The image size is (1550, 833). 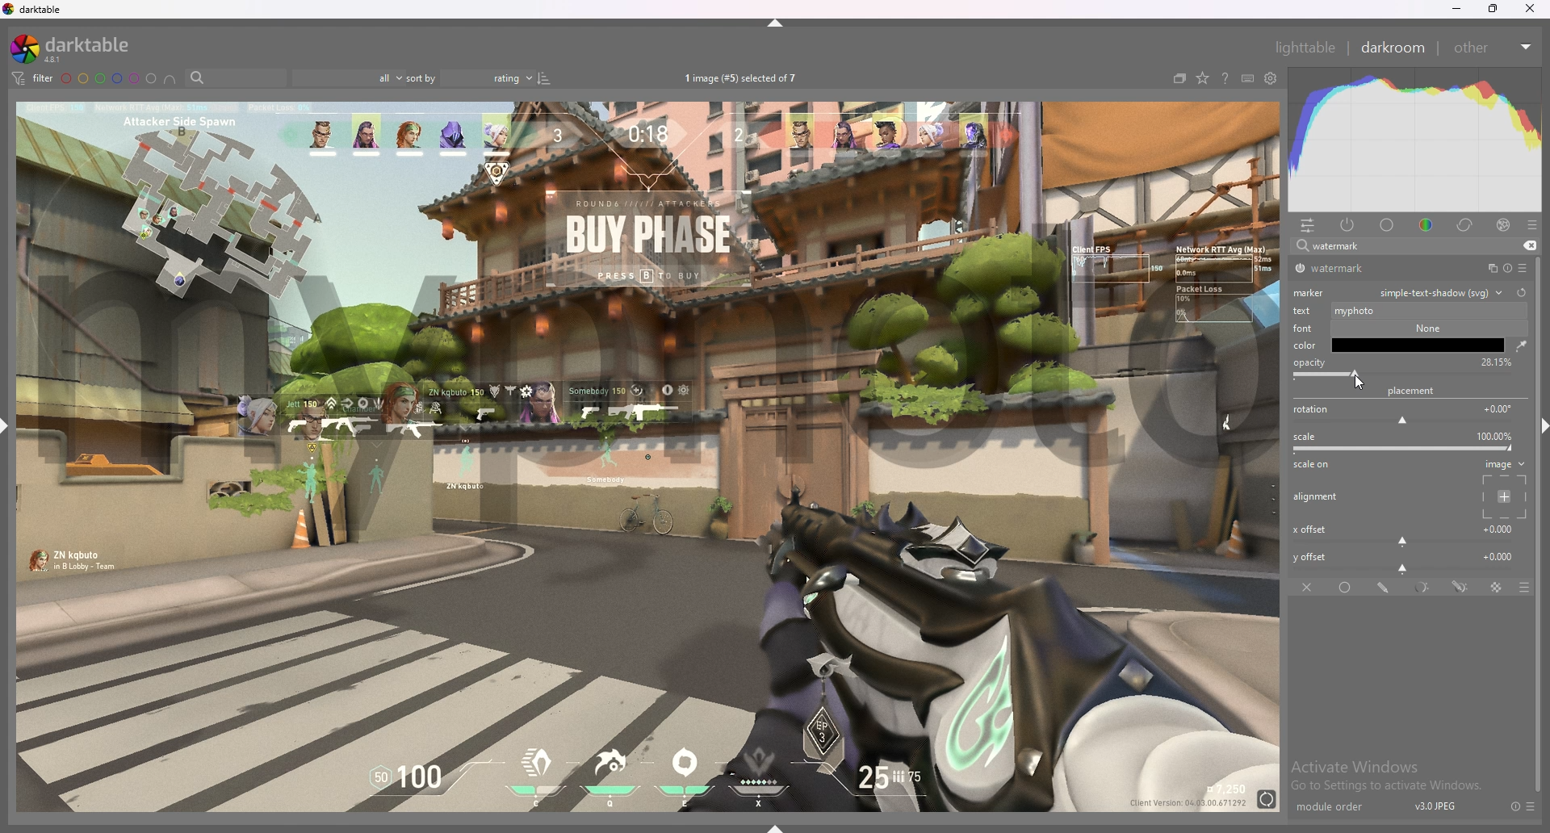 What do you see at coordinates (1492, 48) in the screenshot?
I see `other` at bounding box center [1492, 48].